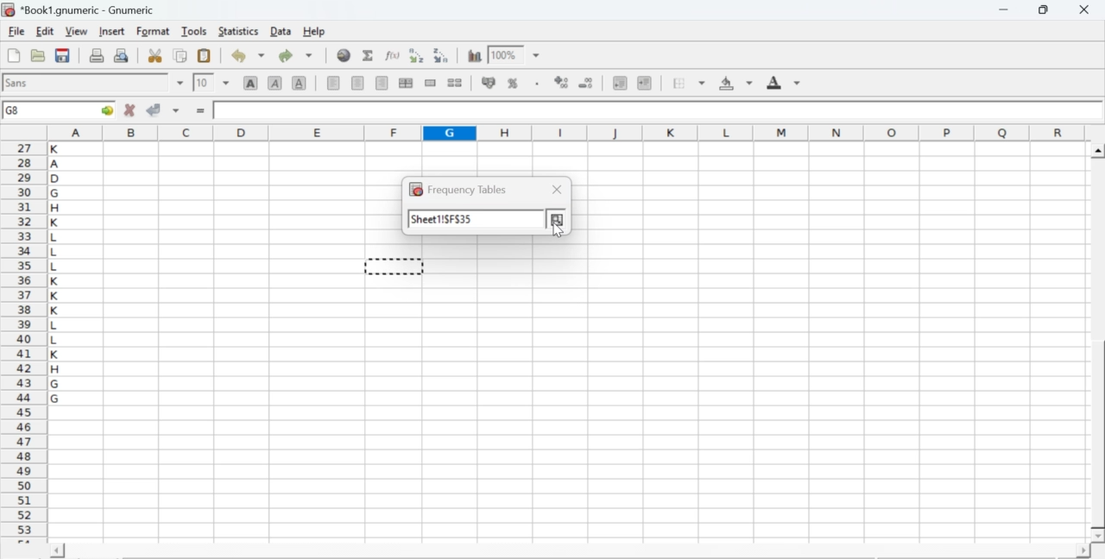  Describe the element at coordinates (784, 82) in the screenshot. I see `foreground` at that location.